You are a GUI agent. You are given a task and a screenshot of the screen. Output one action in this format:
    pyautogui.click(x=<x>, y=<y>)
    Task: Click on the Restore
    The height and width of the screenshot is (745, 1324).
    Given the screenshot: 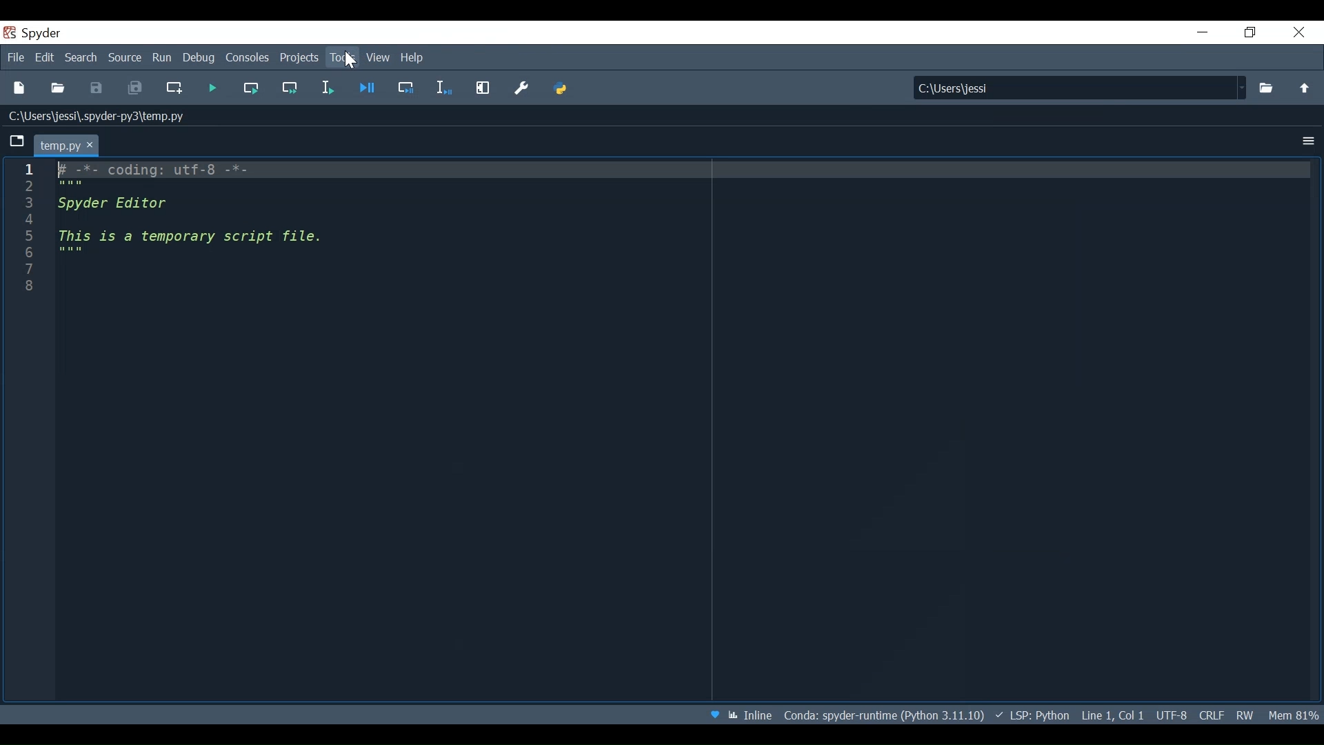 What is the action you would take?
    pyautogui.click(x=1252, y=32)
    